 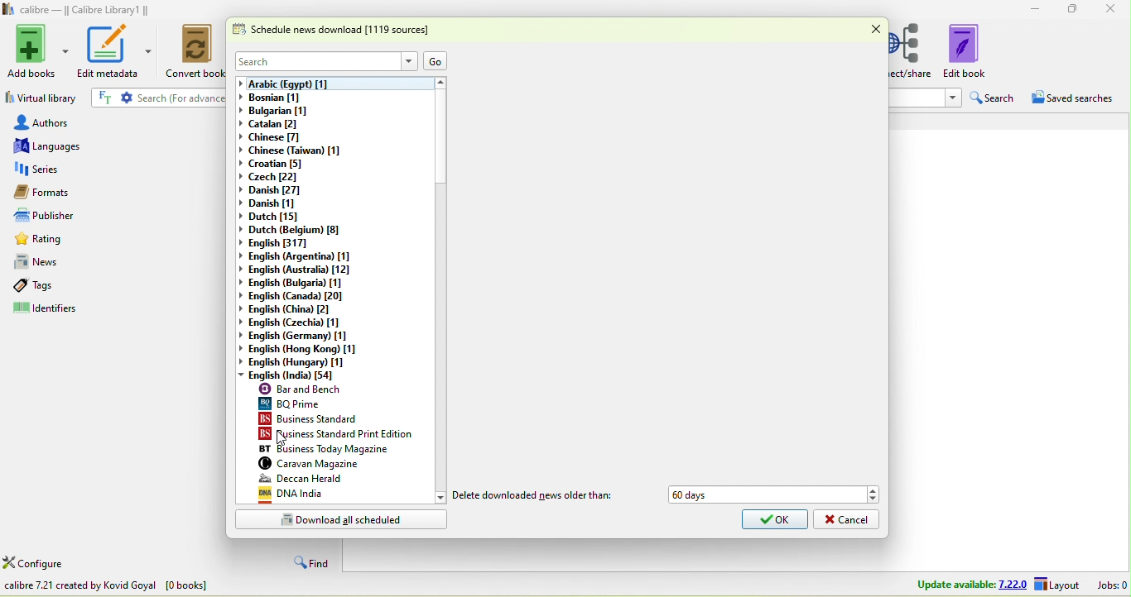 What do you see at coordinates (301, 310) in the screenshot?
I see `english (china)[2]` at bounding box center [301, 310].